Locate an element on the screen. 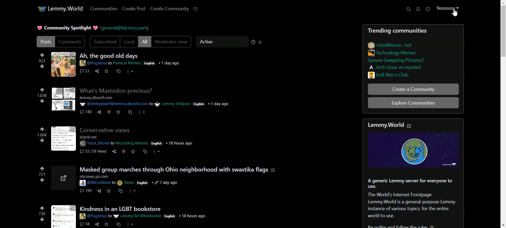 The height and width of the screenshot is (228, 506). title is located at coordinates (394, 125).